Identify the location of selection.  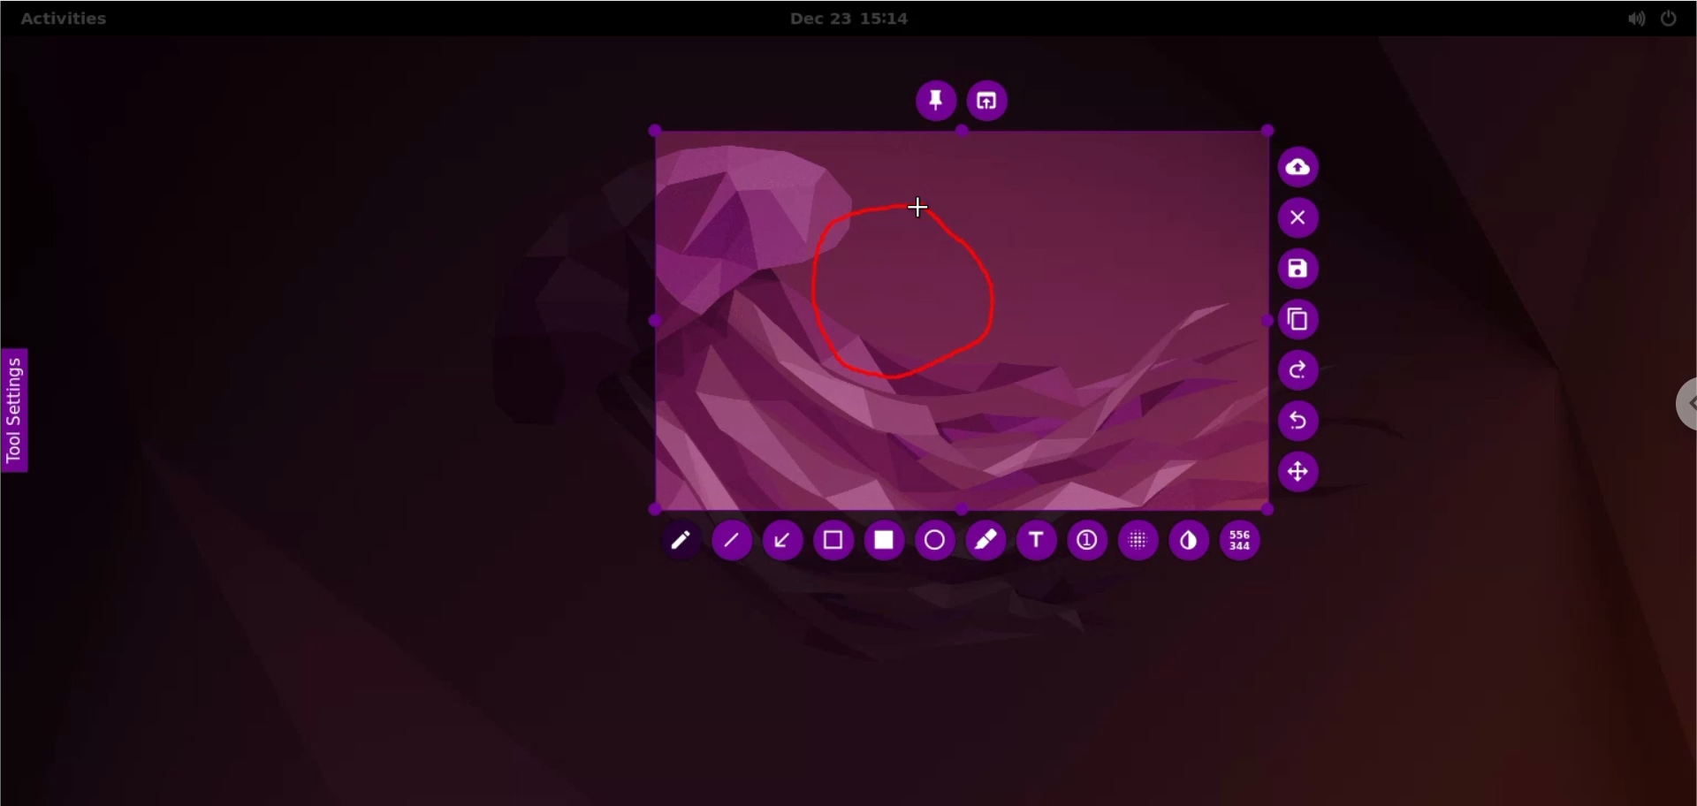
(837, 541).